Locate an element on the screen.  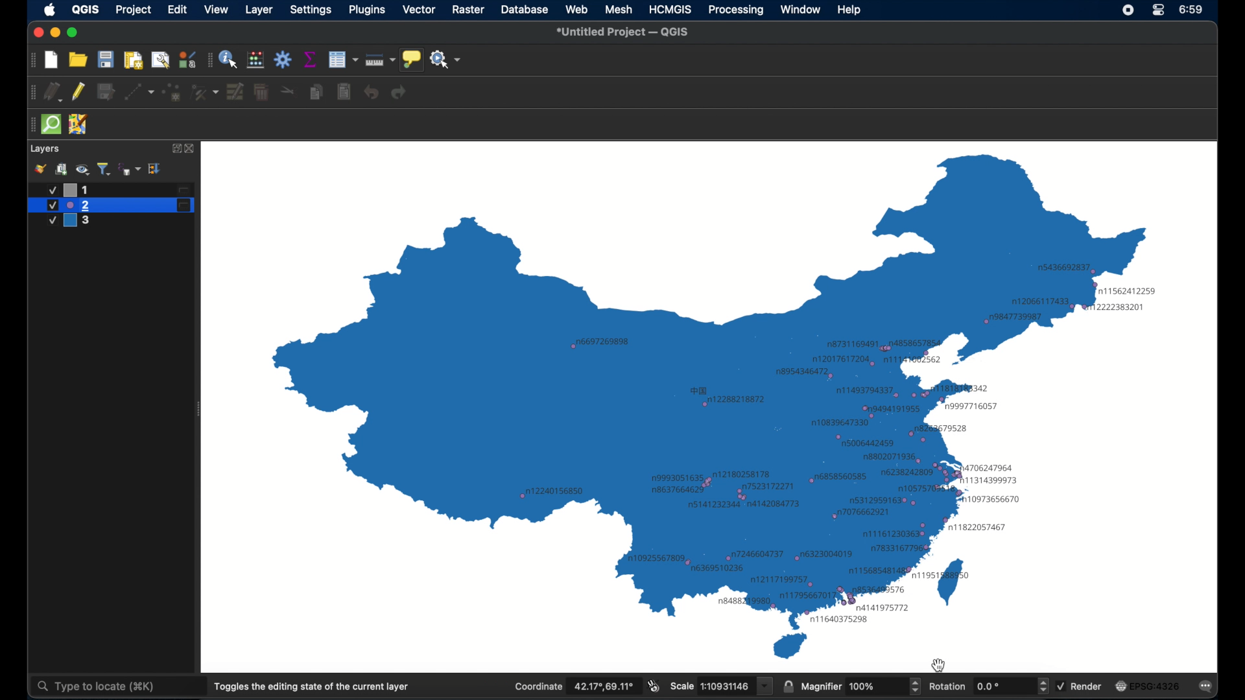
open is located at coordinates (78, 59).